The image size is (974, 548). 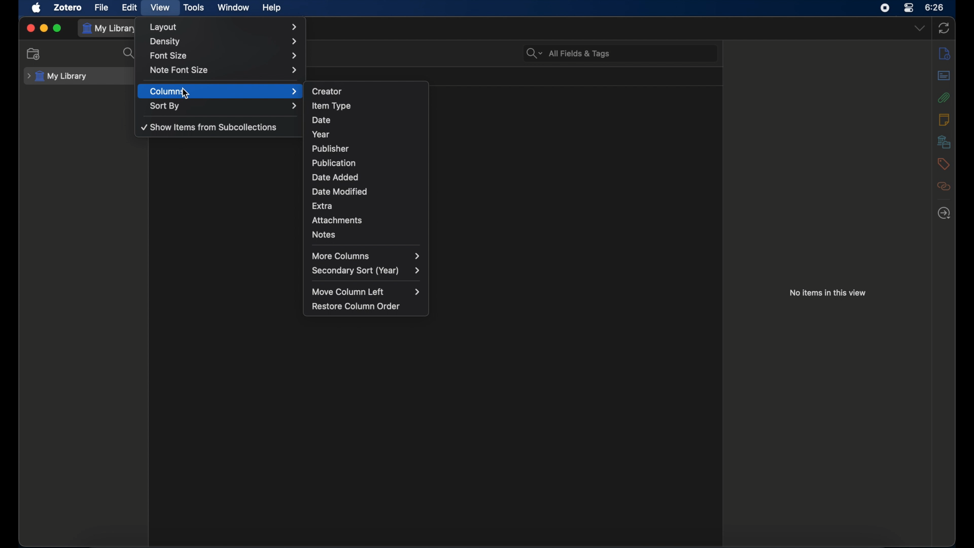 I want to click on date added, so click(x=366, y=178).